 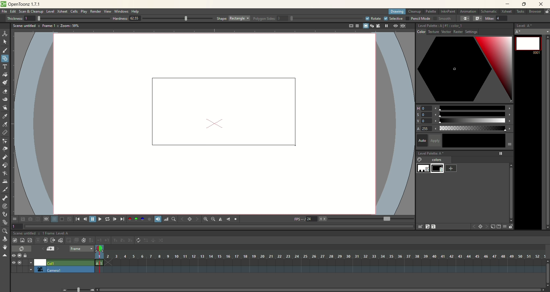 What do you see at coordinates (5, 58) in the screenshot?
I see `geometry tool` at bounding box center [5, 58].